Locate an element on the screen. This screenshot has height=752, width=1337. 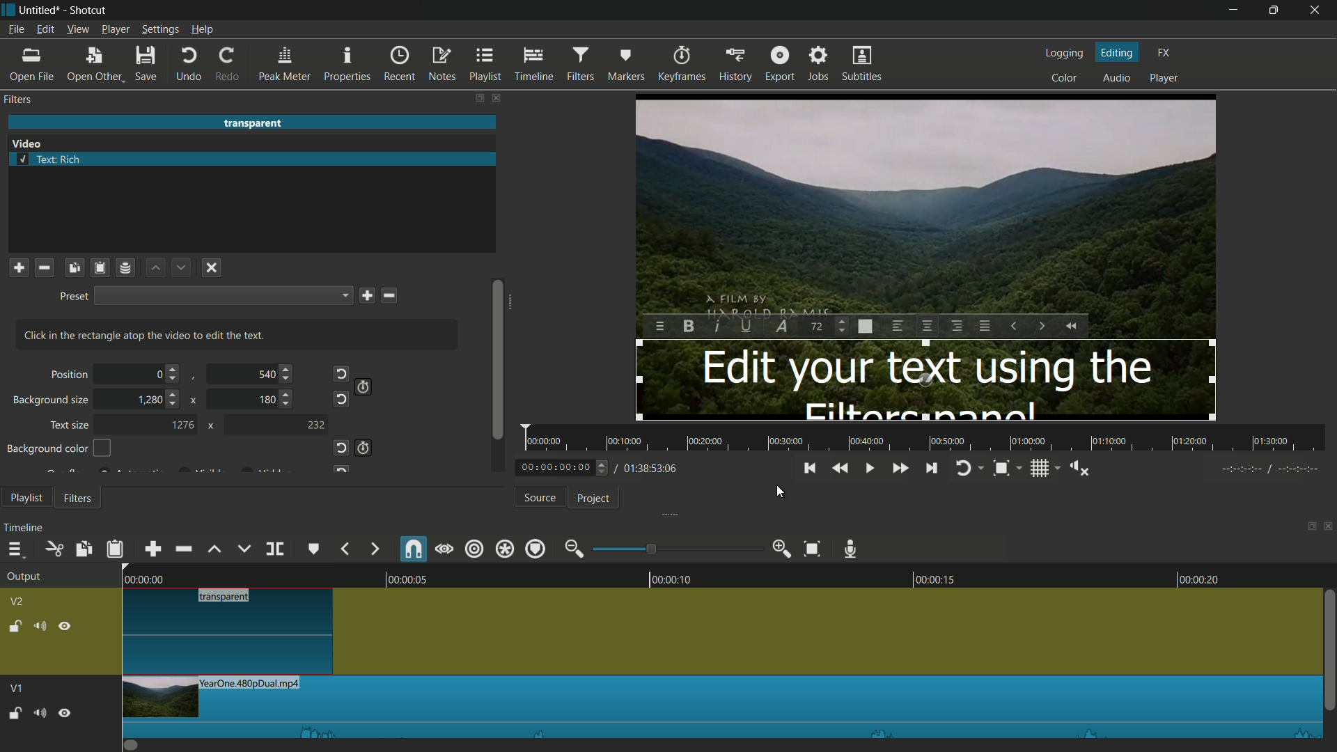
app name is located at coordinates (90, 10).